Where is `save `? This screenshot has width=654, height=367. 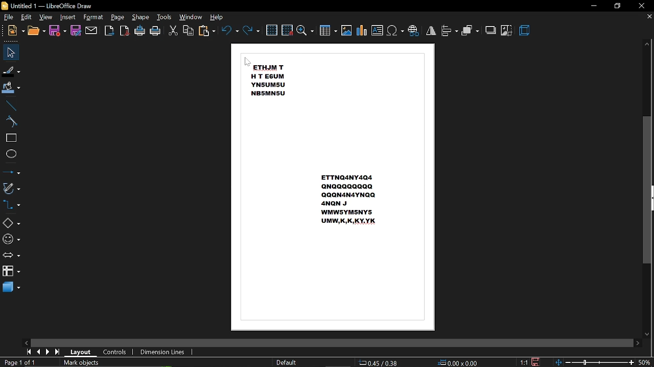 save  is located at coordinates (58, 31).